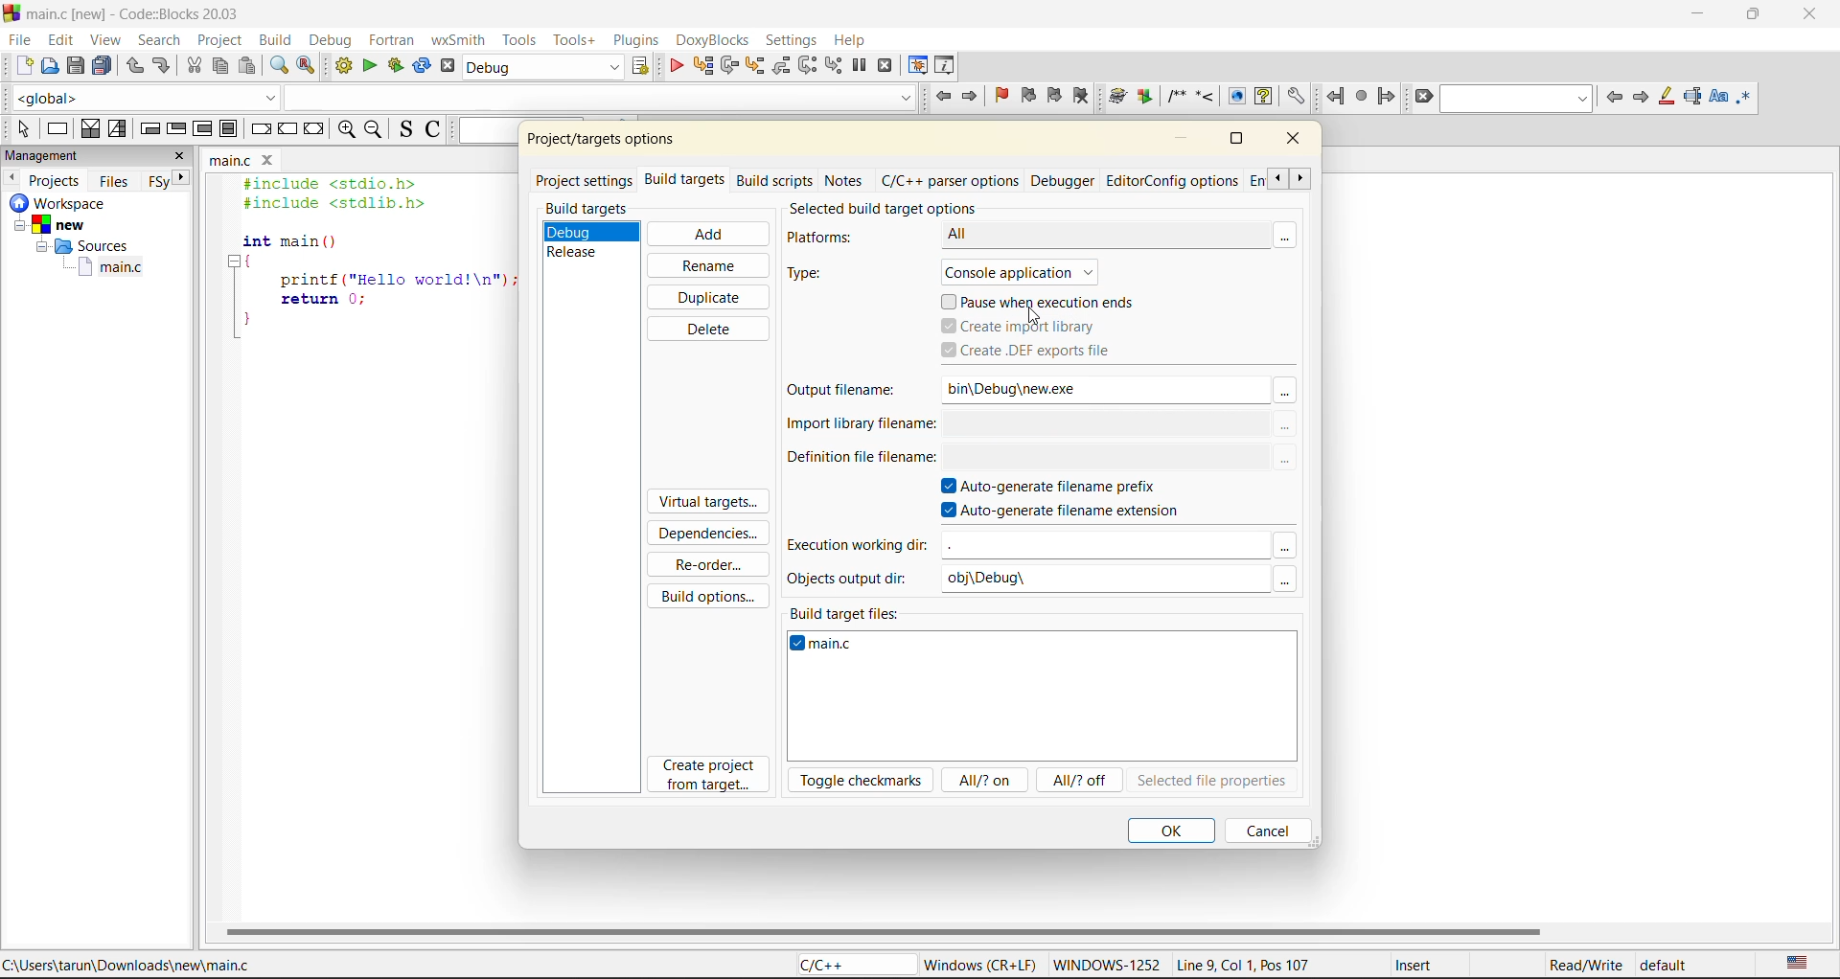 The width and height of the screenshot is (1840, 979). Describe the element at coordinates (1294, 234) in the screenshot. I see `More` at that location.